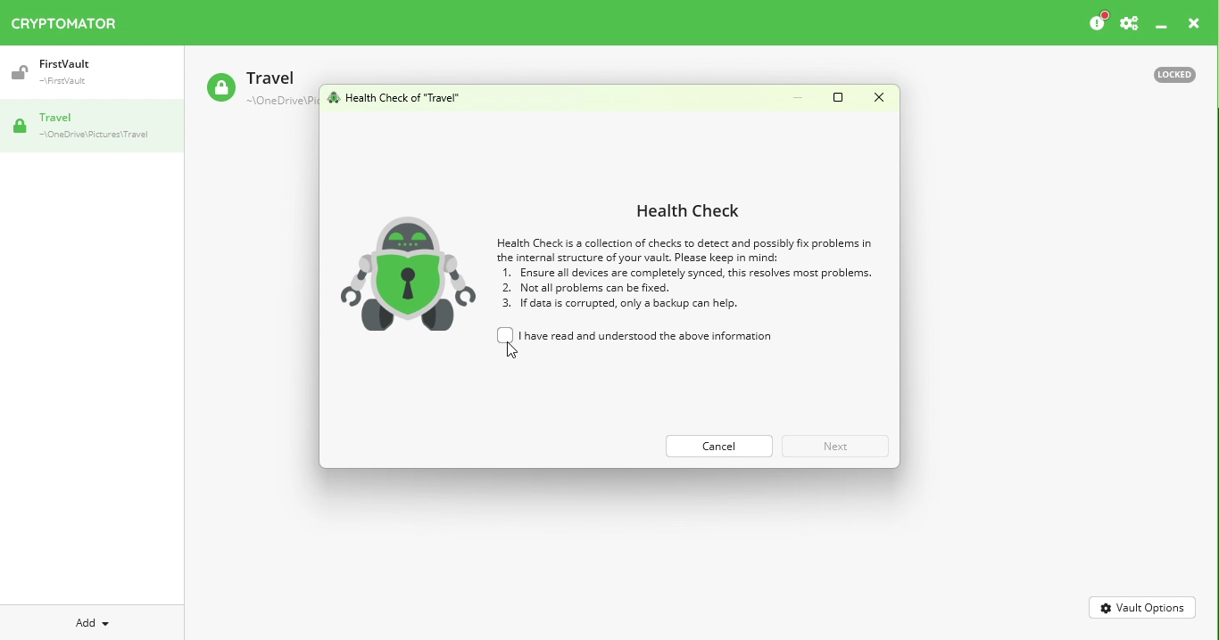 This screenshot has height=640, width=1219. Describe the element at coordinates (833, 446) in the screenshot. I see `Next` at that location.